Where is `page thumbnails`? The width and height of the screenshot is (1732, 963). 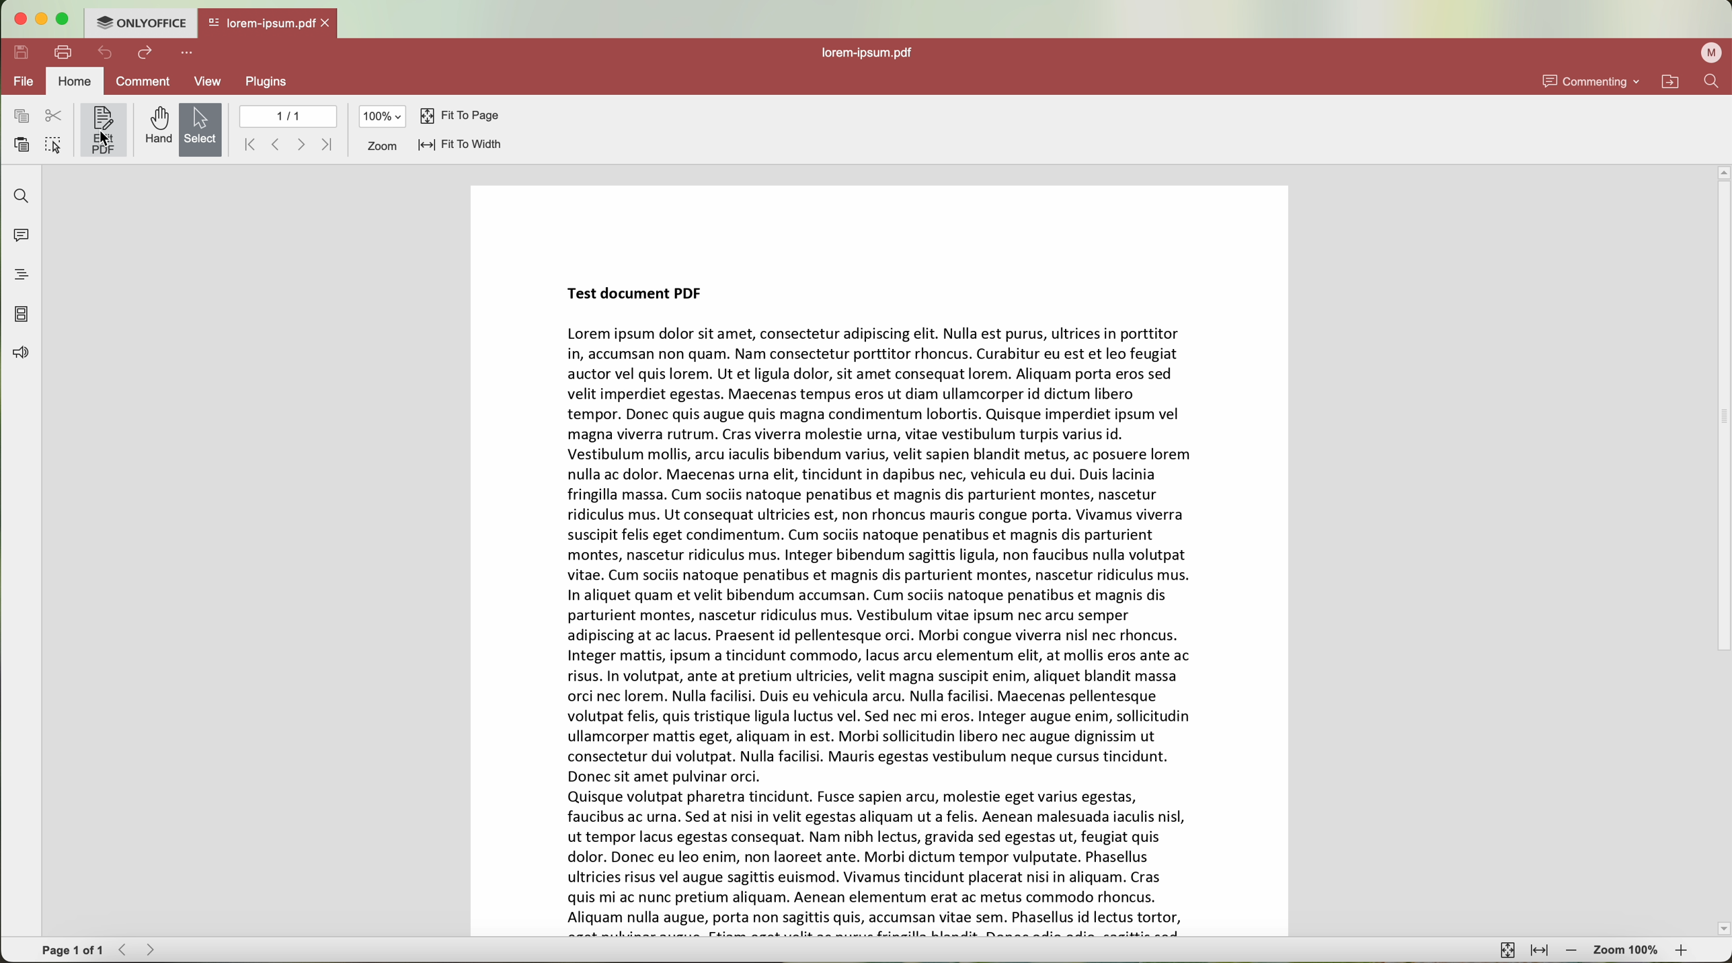 page thumbnails is located at coordinates (19, 315).